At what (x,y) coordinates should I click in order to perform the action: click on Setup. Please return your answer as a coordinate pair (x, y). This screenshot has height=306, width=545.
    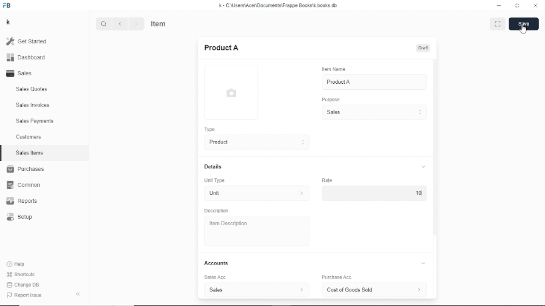
    Looking at the image, I should click on (20, 217).